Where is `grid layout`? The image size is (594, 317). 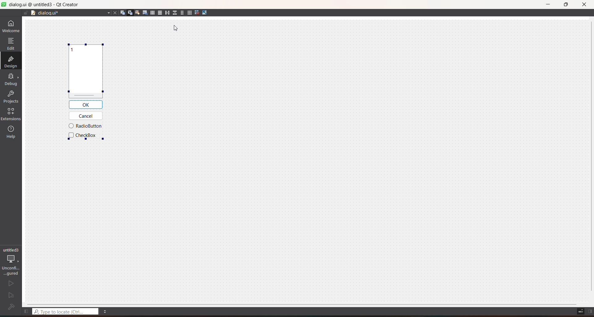
grid layout is located at coordinates (189, 12).